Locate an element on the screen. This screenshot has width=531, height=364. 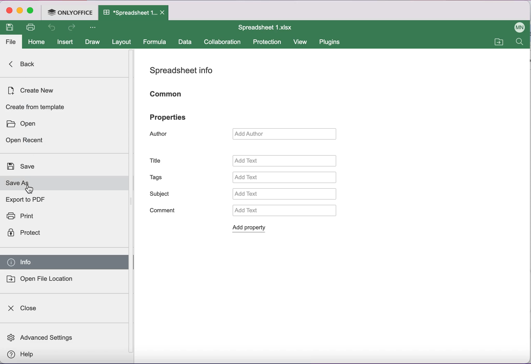
cursor is located at coordinates (29, 189).